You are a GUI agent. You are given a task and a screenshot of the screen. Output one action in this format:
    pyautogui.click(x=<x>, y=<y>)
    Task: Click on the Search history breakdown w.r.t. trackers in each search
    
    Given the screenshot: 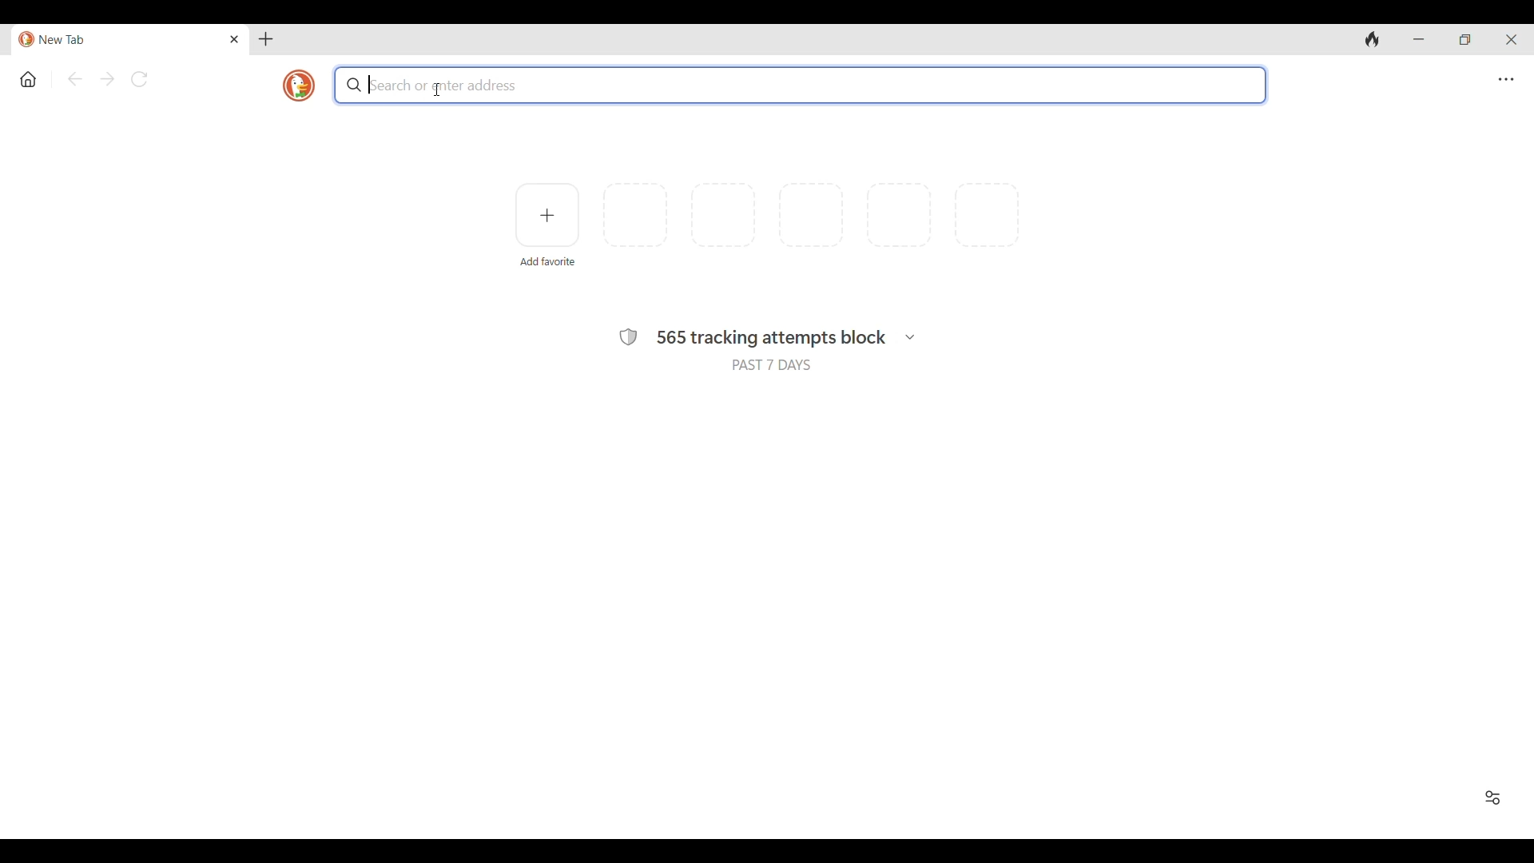 What is the action you would take?
    pyautogui.click(x=910, y=337)
    